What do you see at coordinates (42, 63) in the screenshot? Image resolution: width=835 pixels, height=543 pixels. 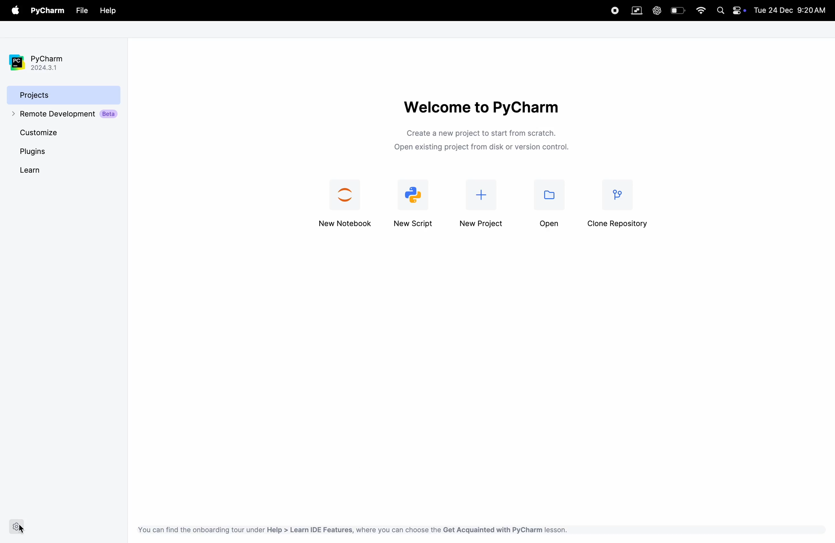 I see `pycharm version` at bounding box center [42, 63].